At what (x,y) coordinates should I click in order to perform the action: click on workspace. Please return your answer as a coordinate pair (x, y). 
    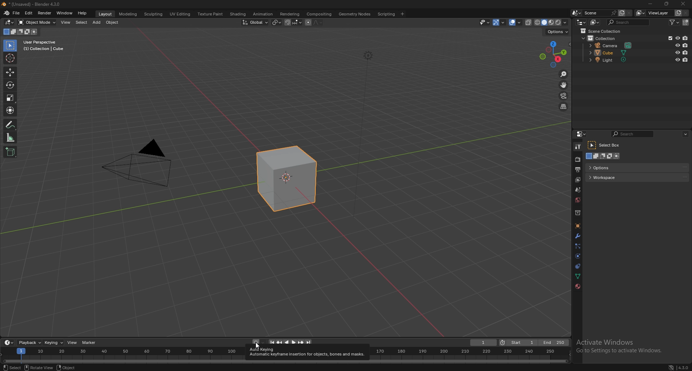
    Looking at the image, I should click on (637, 177).